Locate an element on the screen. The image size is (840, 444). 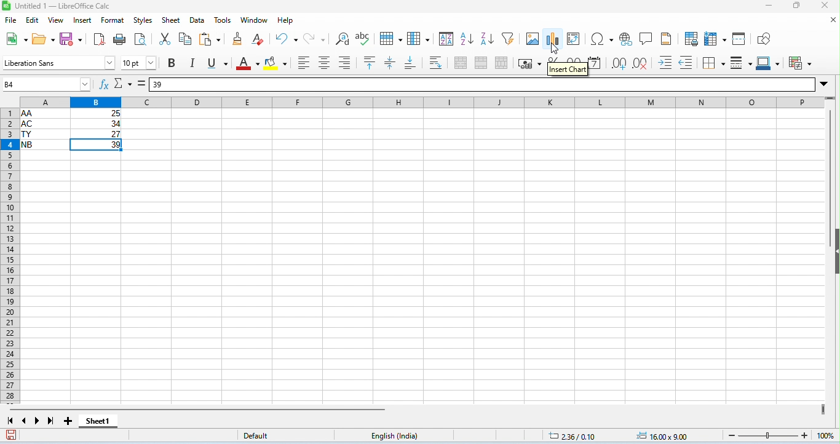
insert hyperlink is located at coordinates (627, 39).